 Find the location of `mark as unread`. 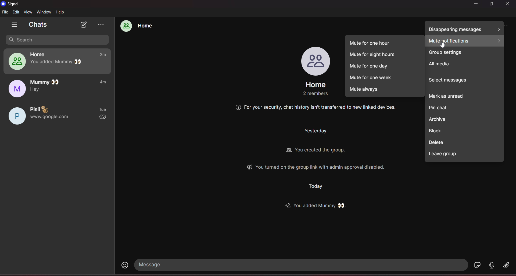

mark as unread is located at coordinates (467, 94).